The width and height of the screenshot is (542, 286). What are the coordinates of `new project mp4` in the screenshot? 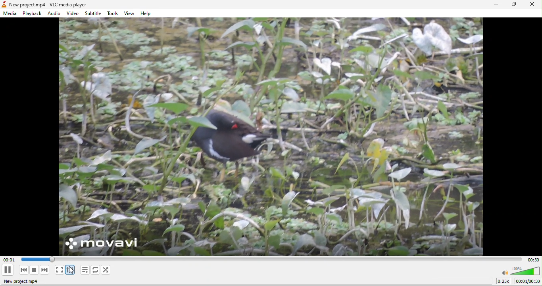 It's located at (20, 282).